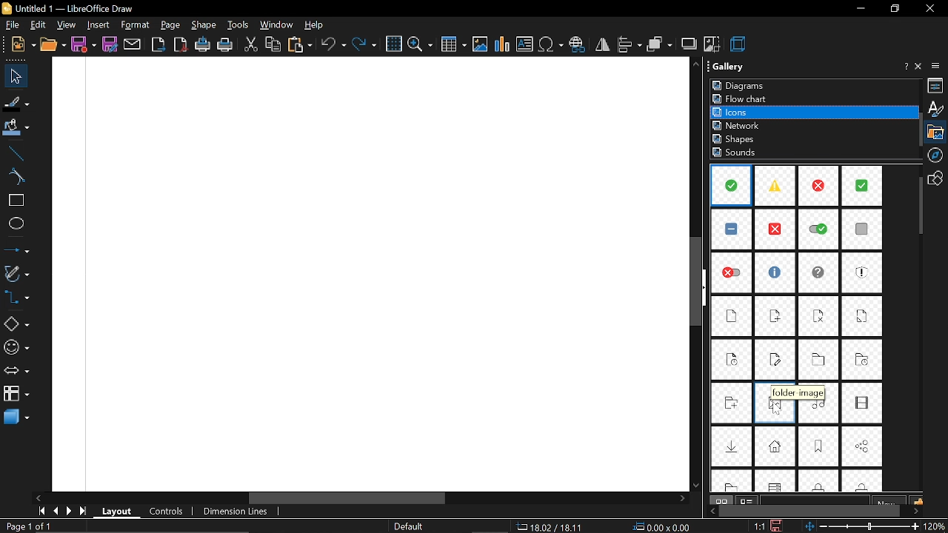 The image size is (948, 533). I want to click on Default, so click(411, 526).